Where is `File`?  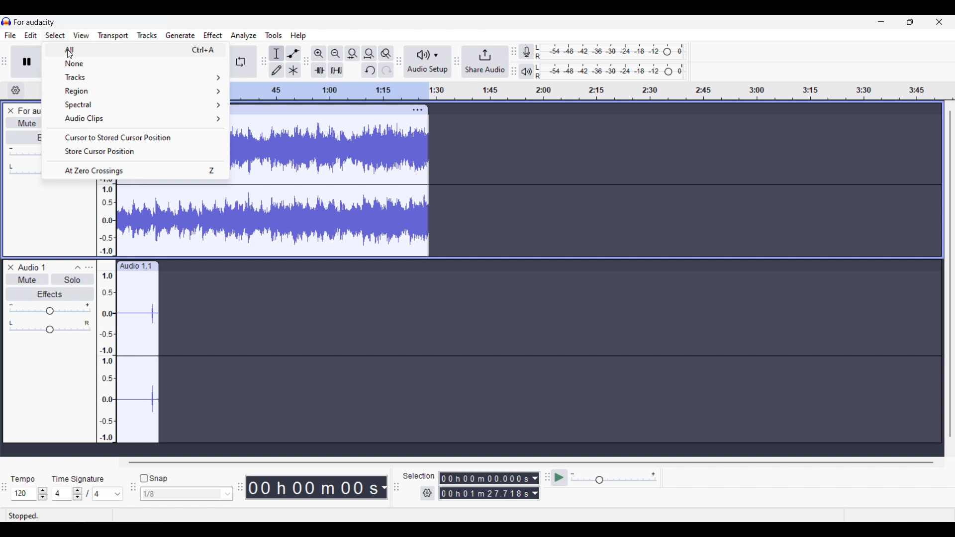
File is located at coordinates (10, 35).